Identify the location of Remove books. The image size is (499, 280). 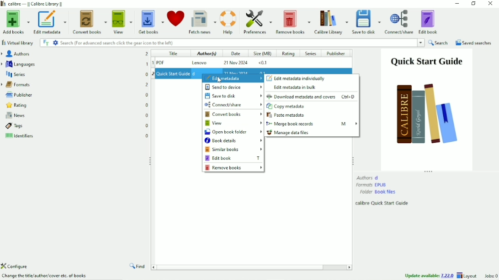
(292, 21).